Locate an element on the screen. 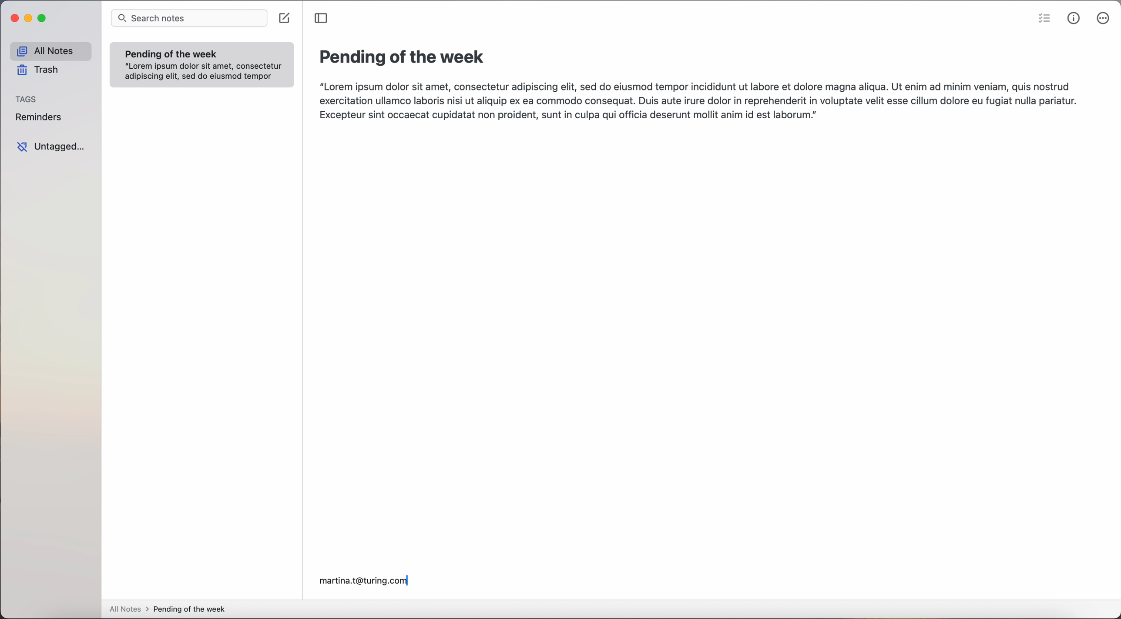  martina.t@turing.com| is located at coordinates (362, 581).